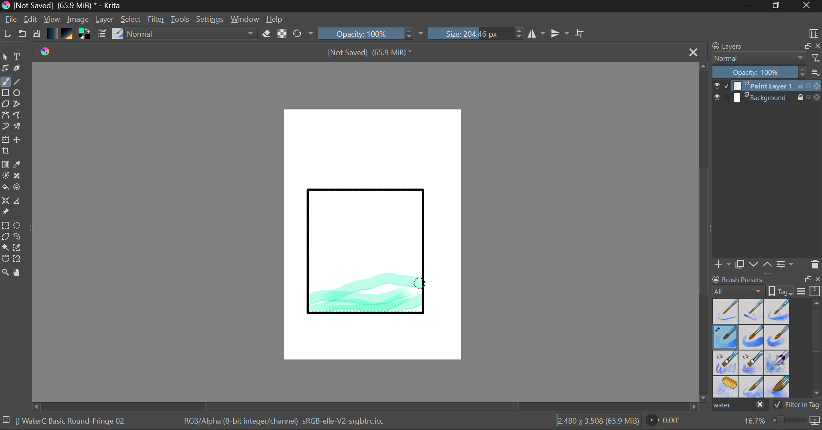 The image size is (822, 430). What do you see at coordinates (5, 127) in the screenshot?
I see `Dynamic Brush` at bounding box center [5, 127].